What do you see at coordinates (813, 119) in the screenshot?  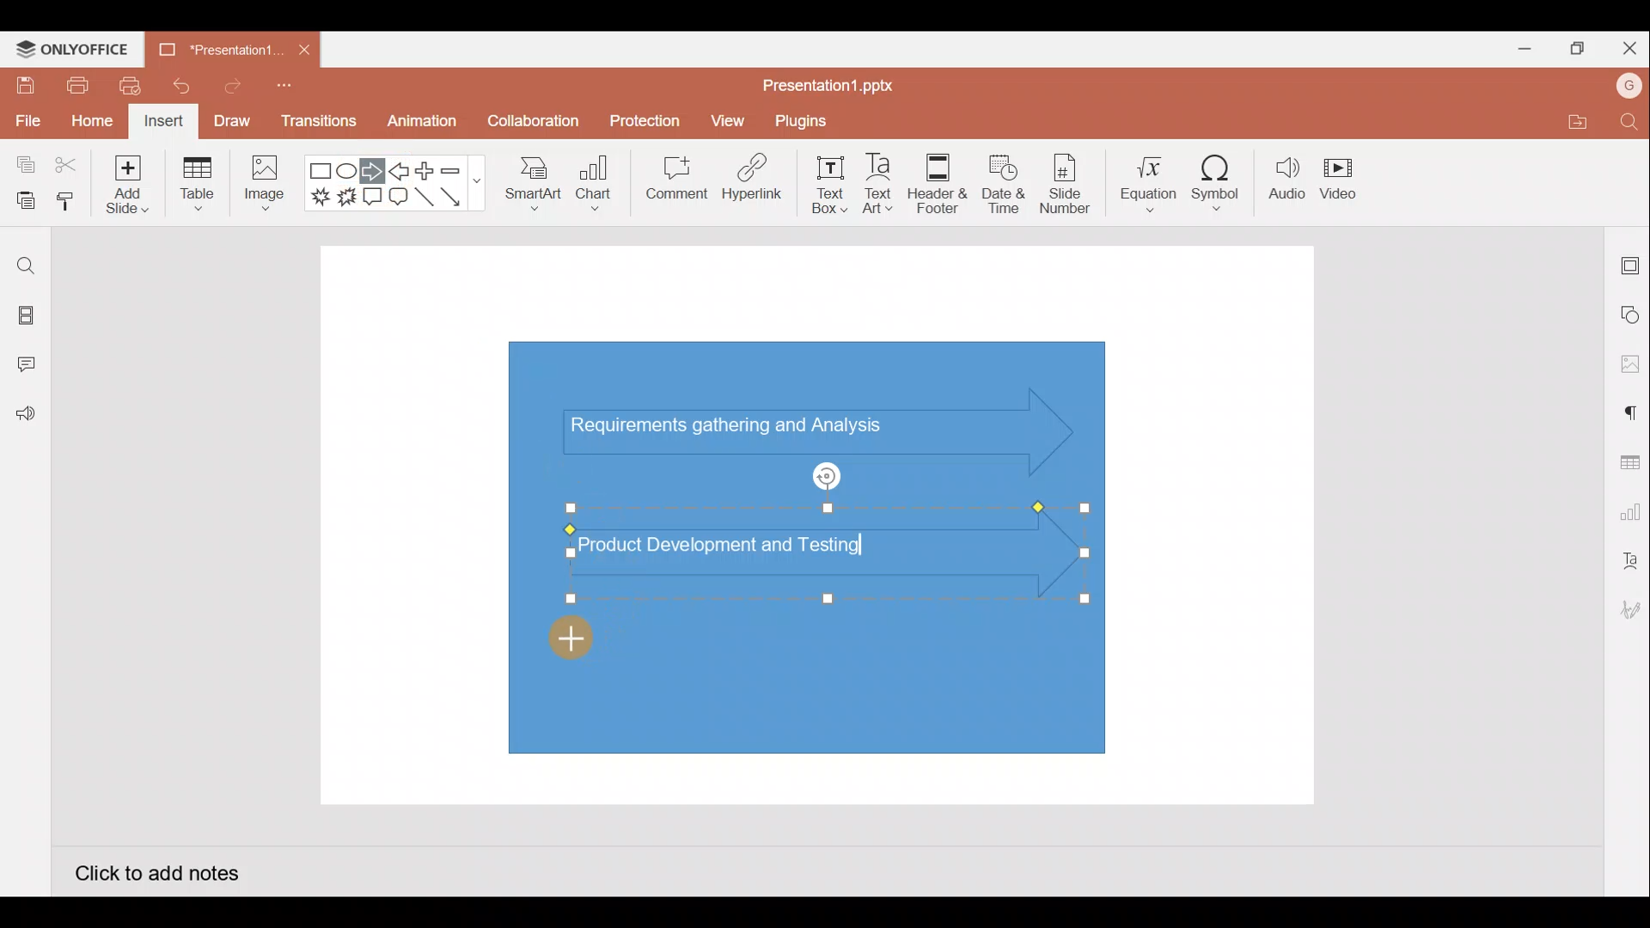 I see `Plugins` at bounding box center [813, 119].